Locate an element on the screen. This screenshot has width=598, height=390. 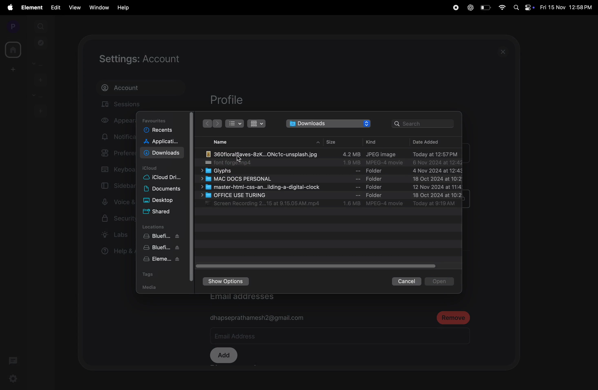
settings is located at coordinates (12, 379).